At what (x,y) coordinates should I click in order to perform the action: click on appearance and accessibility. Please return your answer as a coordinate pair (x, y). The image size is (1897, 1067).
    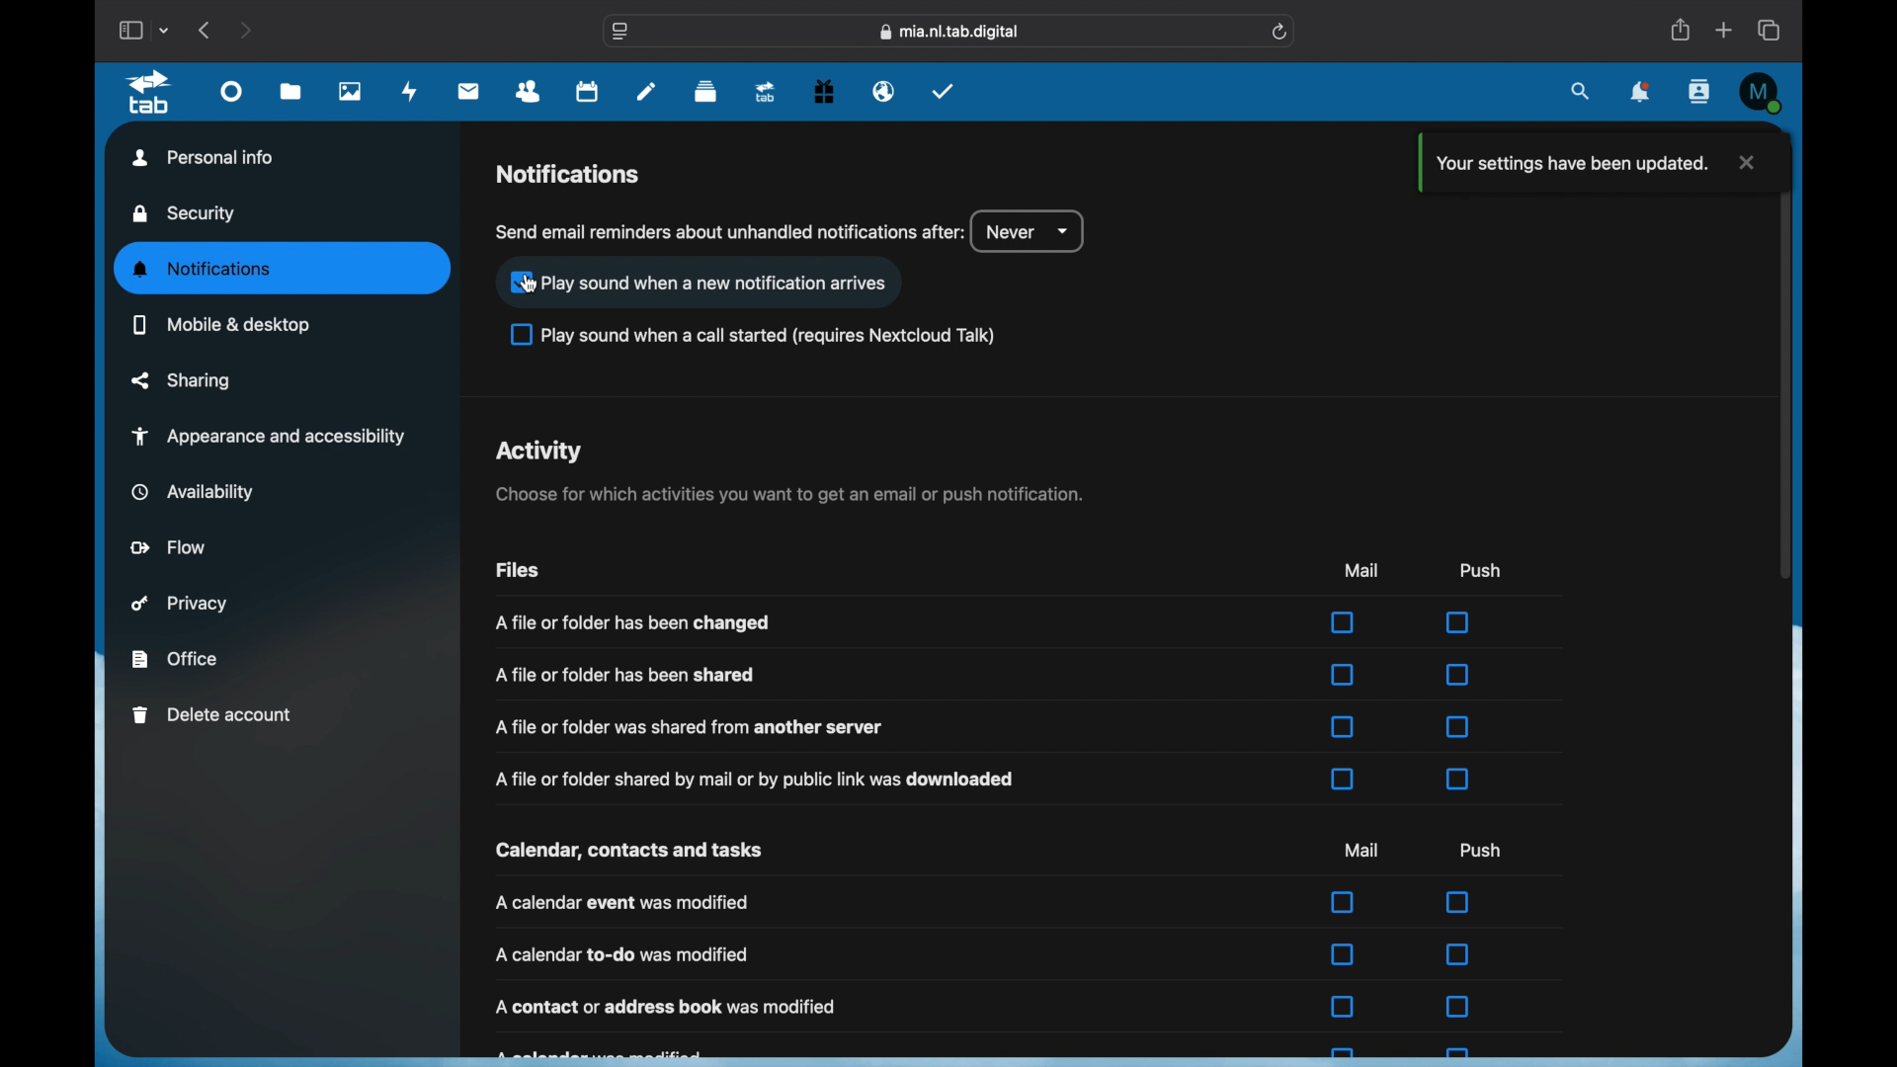
    Looking at the image, I should click on (268, 437).